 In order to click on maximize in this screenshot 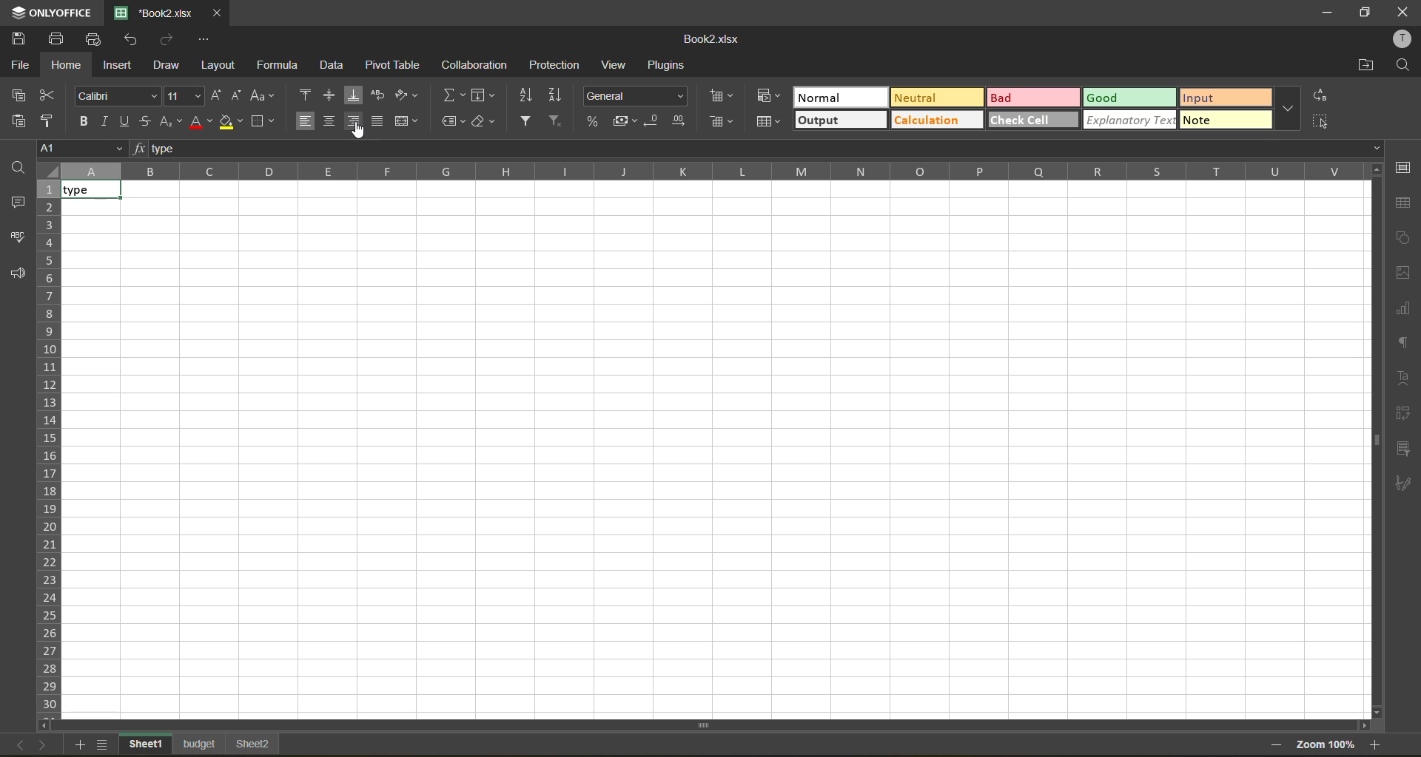, I will do `click(1367, 11)`.